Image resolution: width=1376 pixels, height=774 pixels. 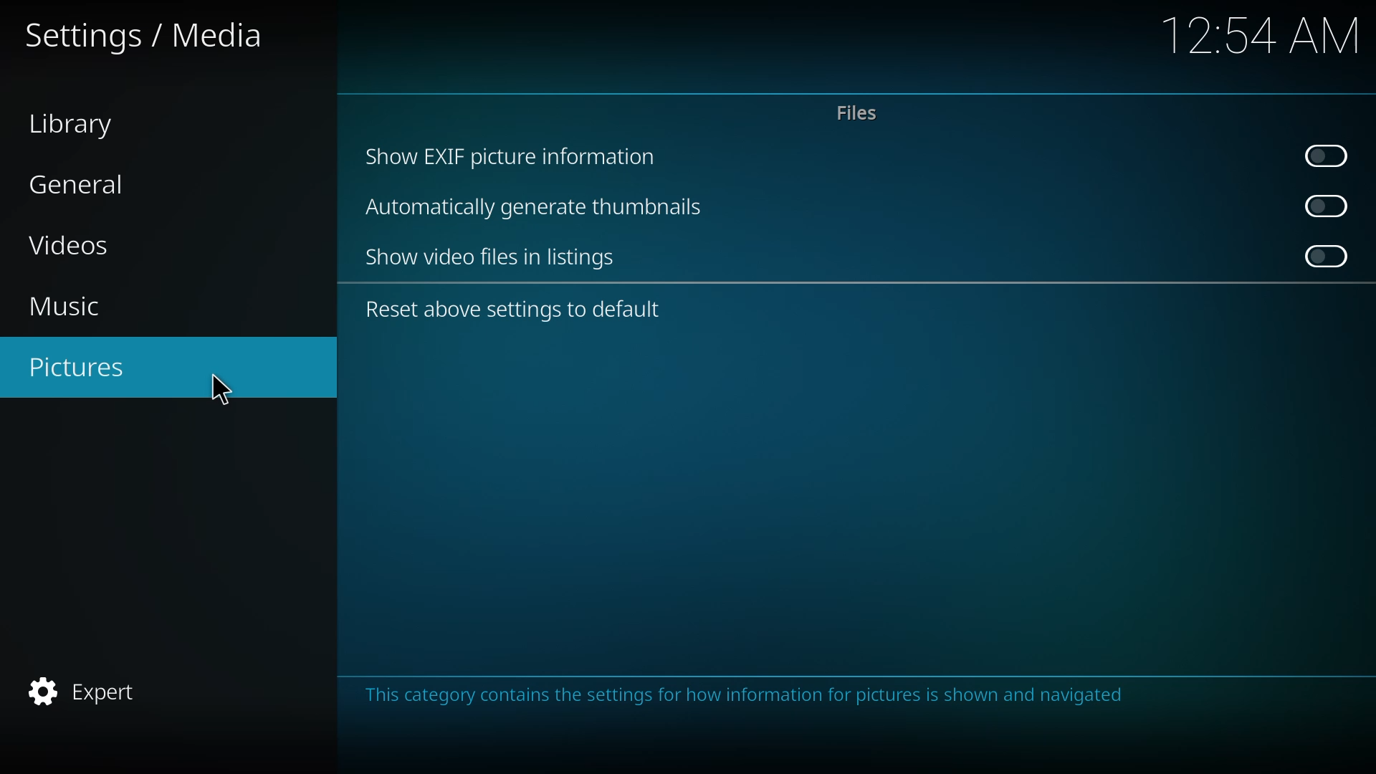 What do you see at coordinates (85, 184) in the screenshot?
I see `general` at bounding box center [85, 184].